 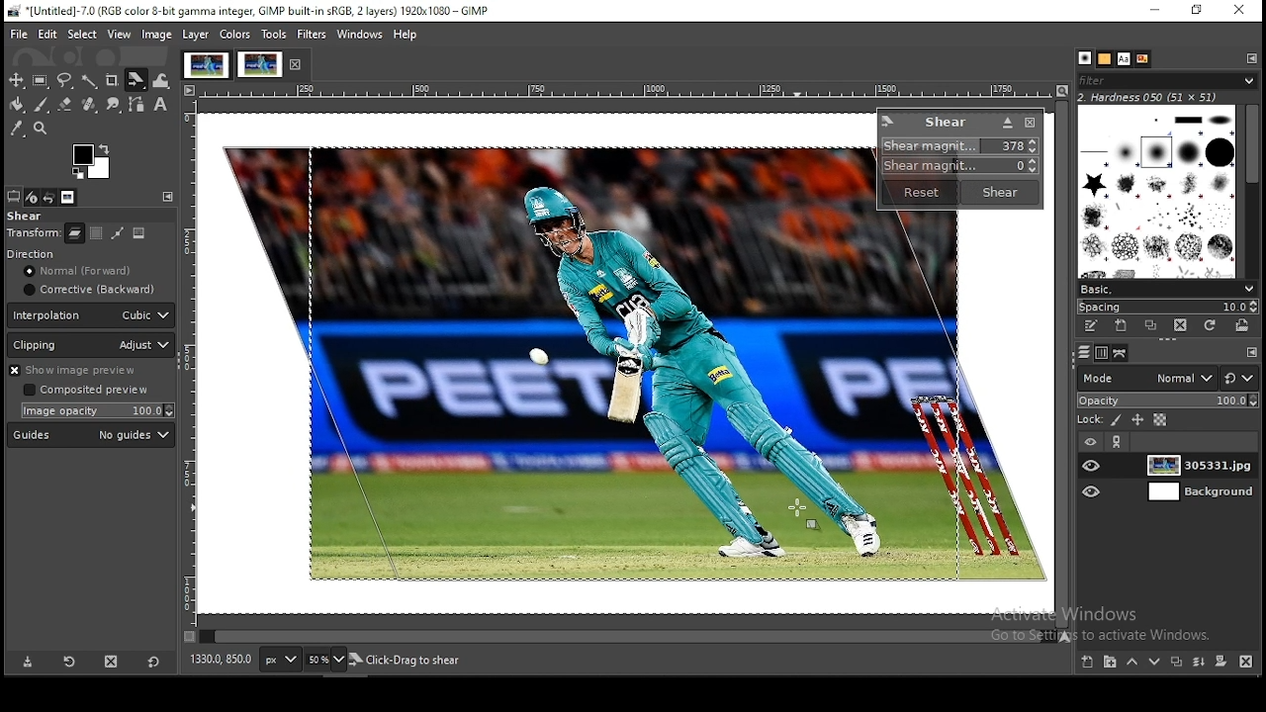 I want to click on units, so click(x=281, y=660).